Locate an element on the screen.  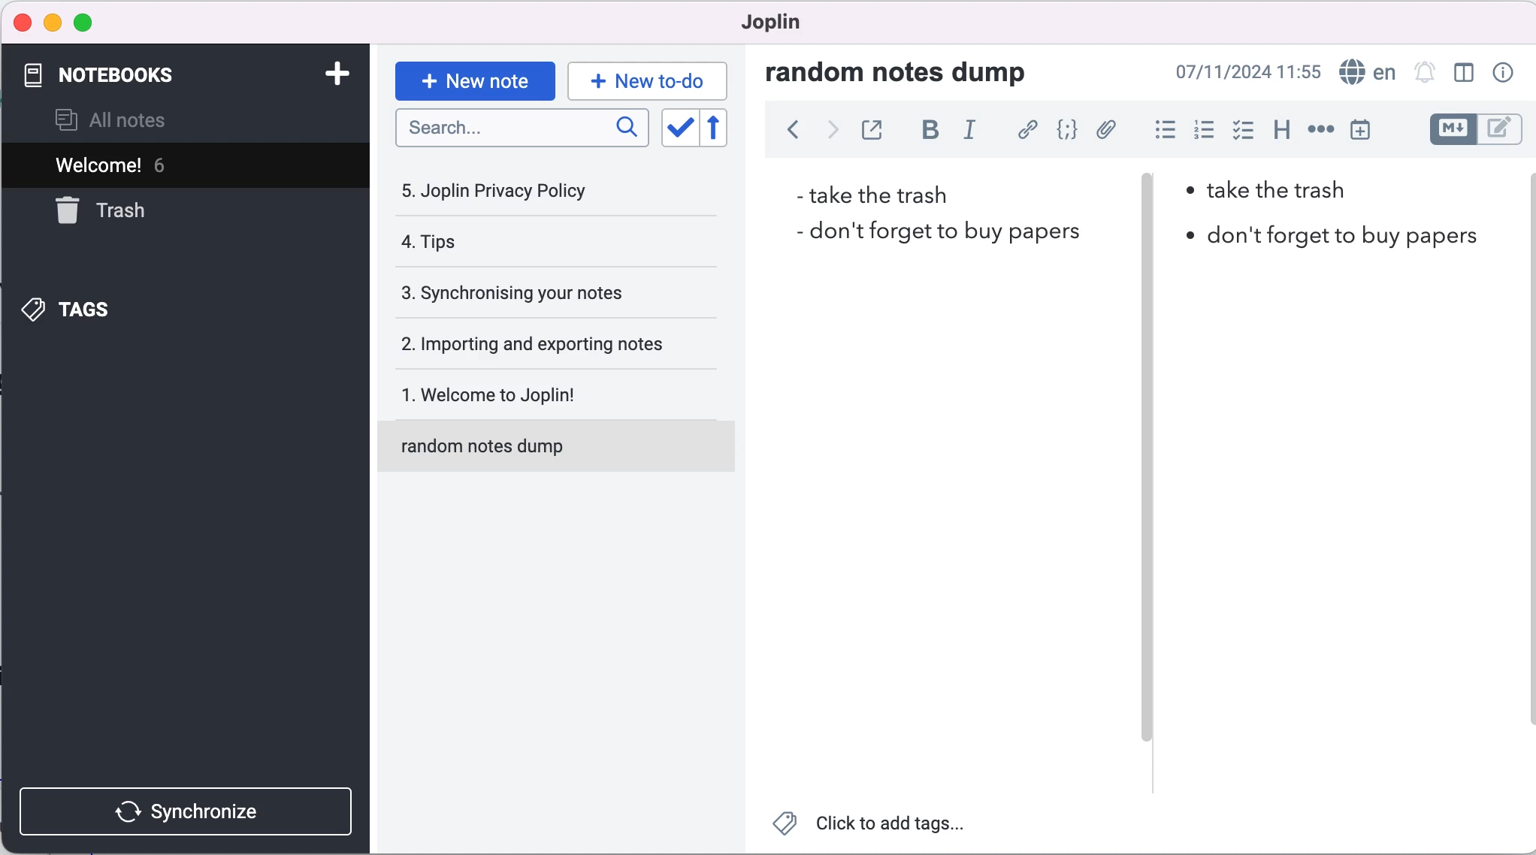
bulleted list is located at coordinates (1159, 130).